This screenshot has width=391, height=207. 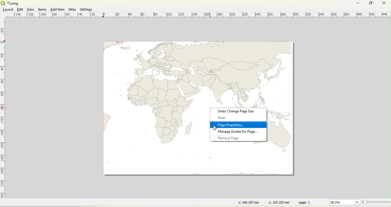 I want to click on Close, so click(x=384, y=4).